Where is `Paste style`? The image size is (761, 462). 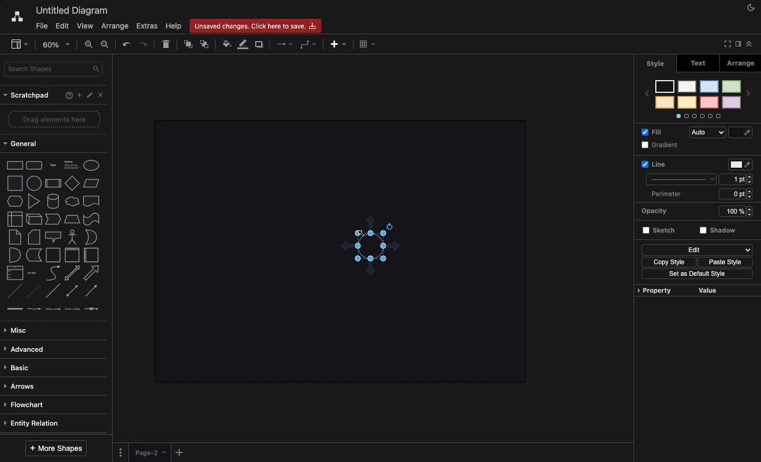 Paste style is located at coordinates (728, 262).